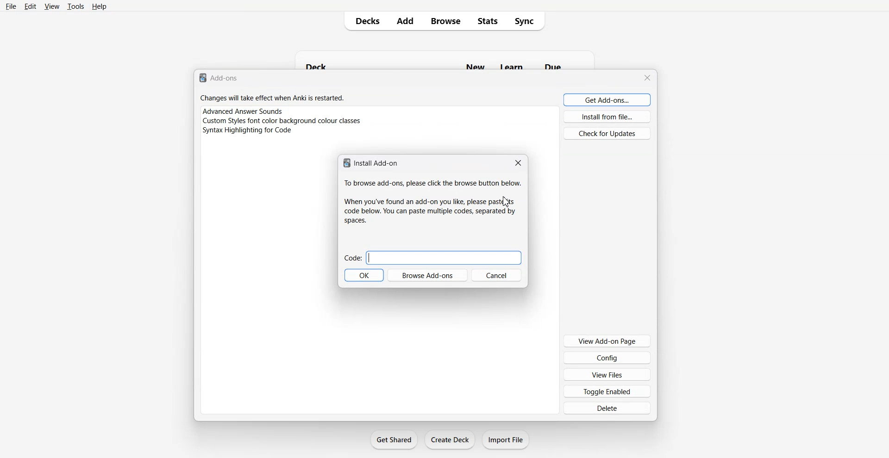  What do you see at coordinates (607, 99) in the screenshot?
I see `Get Add-ons` at bounding box center [607, 99].